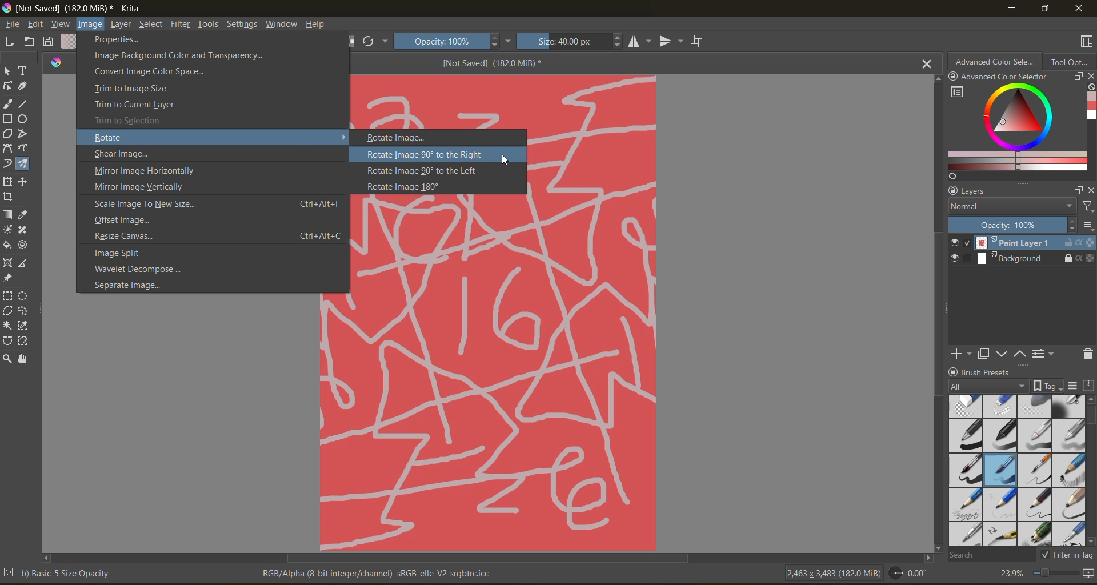 The image size is (1097, 585). Describe the element at coordinates (38, 25) in the screenshot. I see `edit` at that location.